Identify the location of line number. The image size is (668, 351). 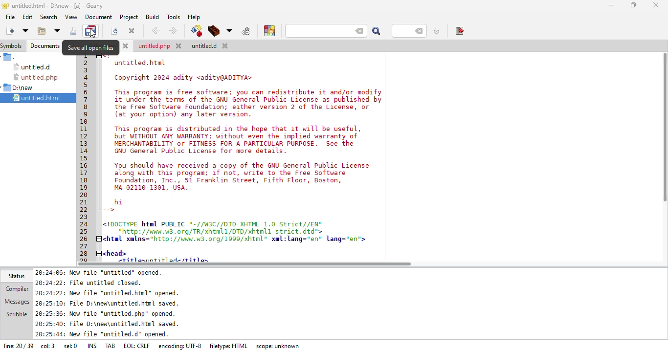
(410, 31).